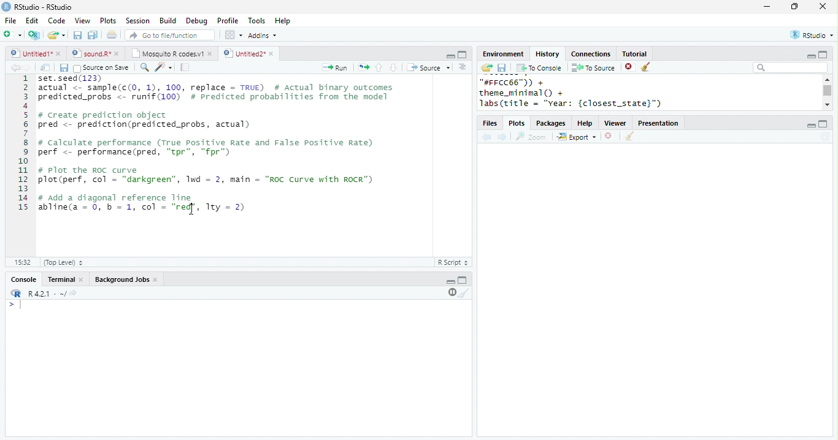 The height and width of the screenshot is (440, 838). Describe the element at coordinates (658, 123) in the screenshot. I see `Presentation` at that location.